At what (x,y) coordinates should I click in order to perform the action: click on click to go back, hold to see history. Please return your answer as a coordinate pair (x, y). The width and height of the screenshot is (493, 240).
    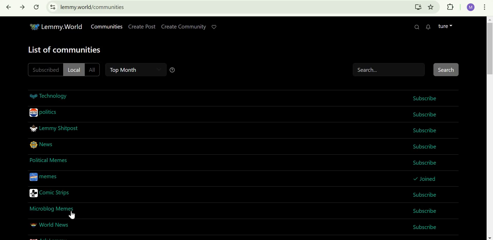
    Looking at the image, I should click on (9, 8).